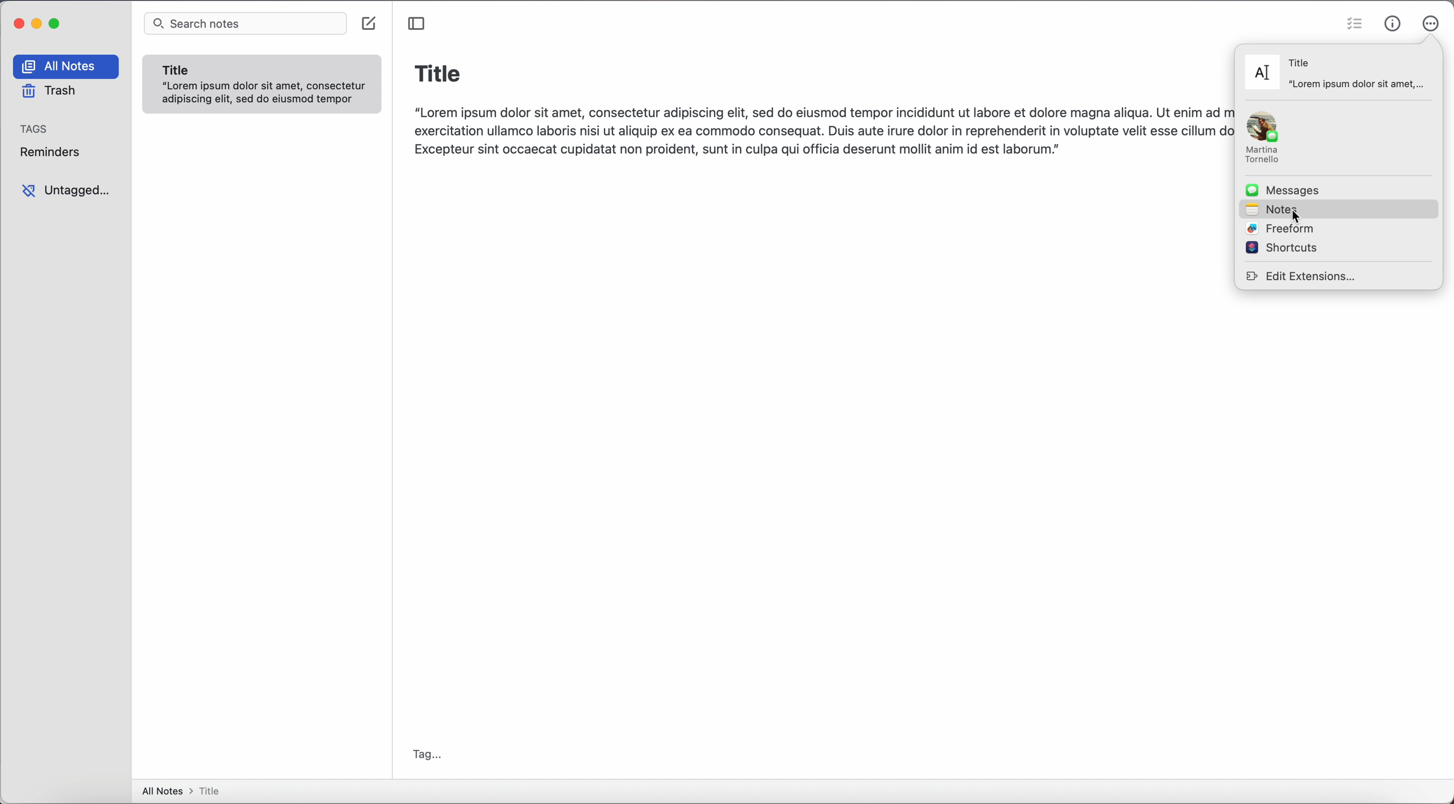  What do you see at coordinates (429, 753) in the screenshot?
I see `tag...` at bounding box center [429, 753].